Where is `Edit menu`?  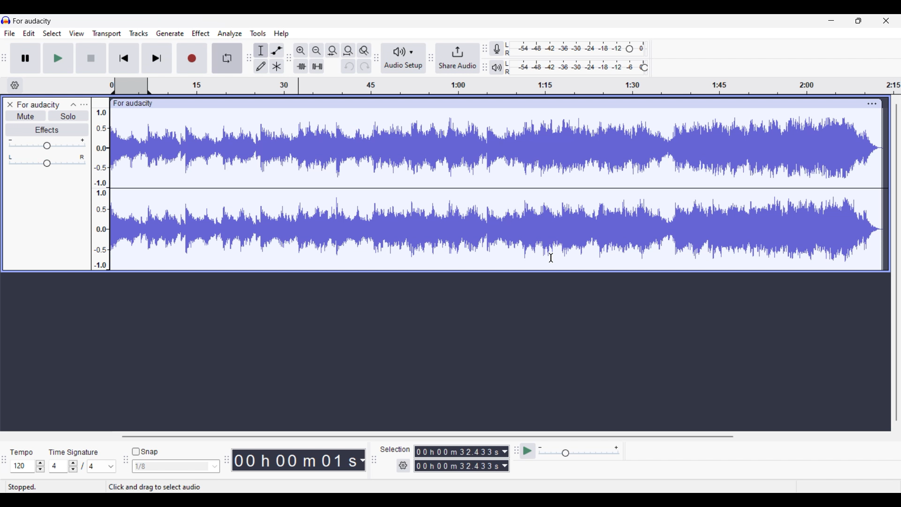 Edit menu is located at coordinates (29, 33).